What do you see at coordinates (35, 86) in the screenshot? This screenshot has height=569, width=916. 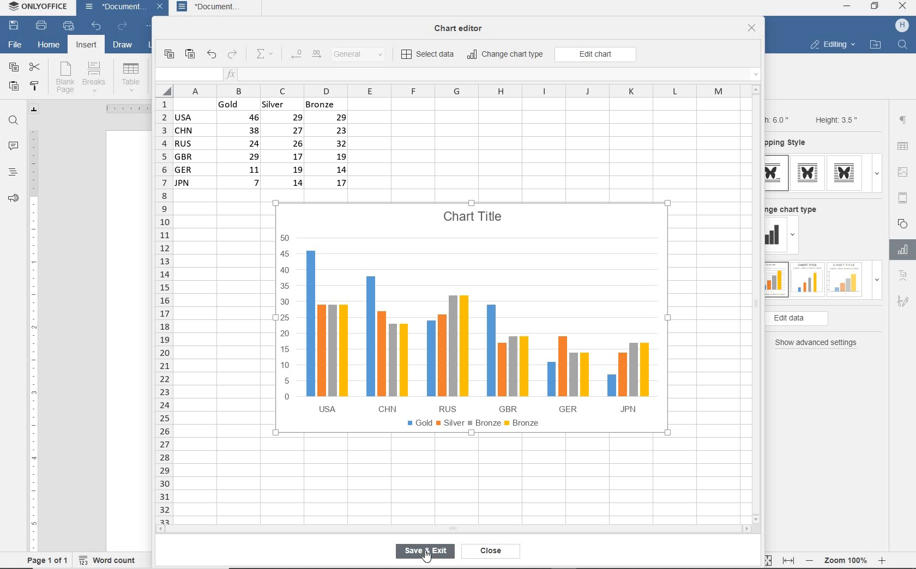 I see `copy style` at bounding box center [35, 86].